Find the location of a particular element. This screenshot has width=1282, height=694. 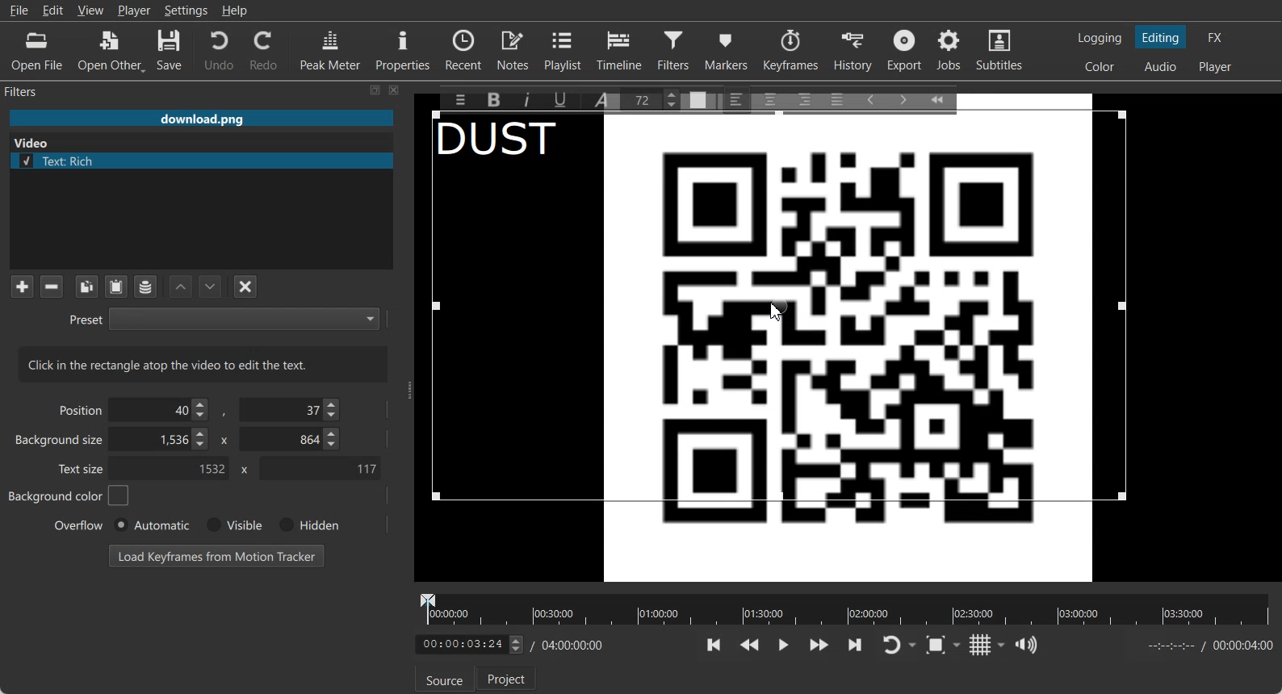

Background size is located at coordinates (61, 443).